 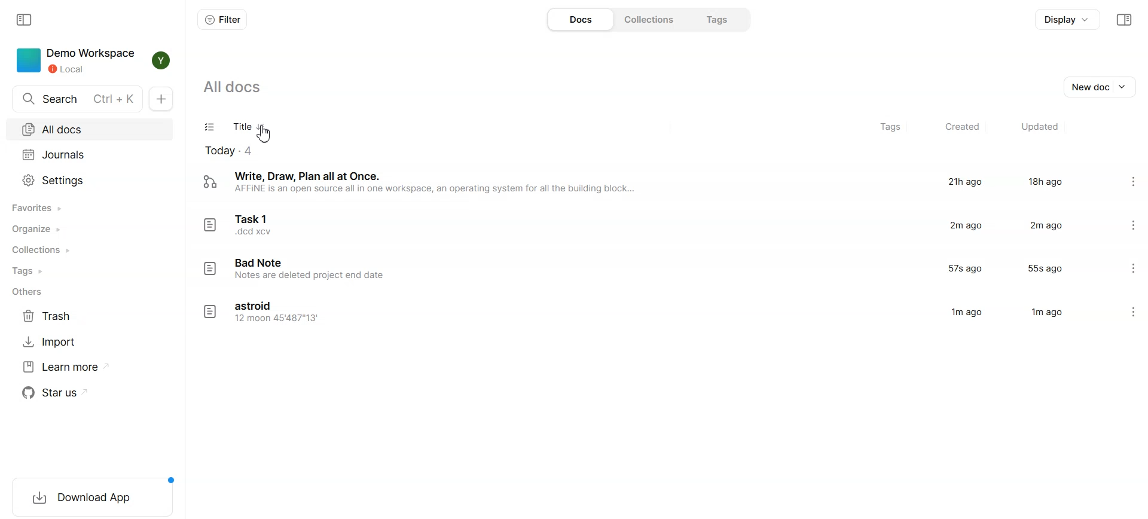 What do you see at coordinates (161, 60) in the screenshot?
I see `Y` at bounding box center [161, 60].